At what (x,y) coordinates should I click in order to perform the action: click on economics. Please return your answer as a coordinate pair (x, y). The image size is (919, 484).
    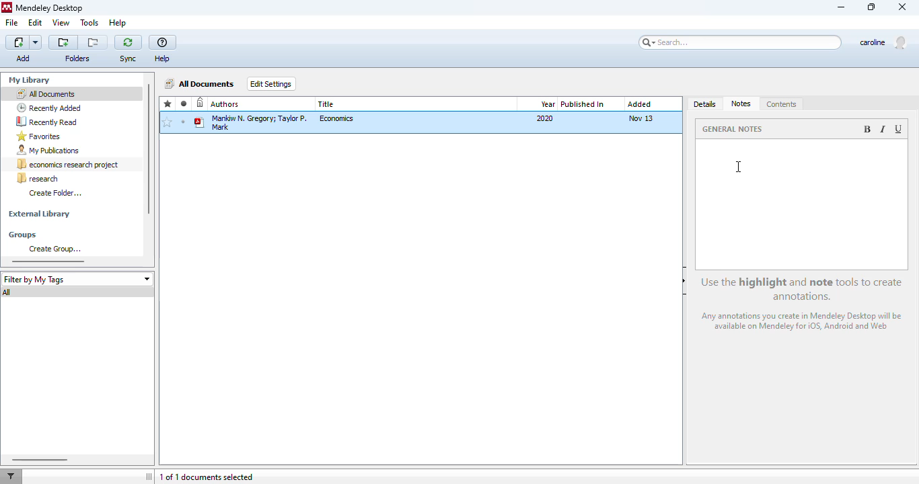
    Looking at the image, I should click on (338, 118).